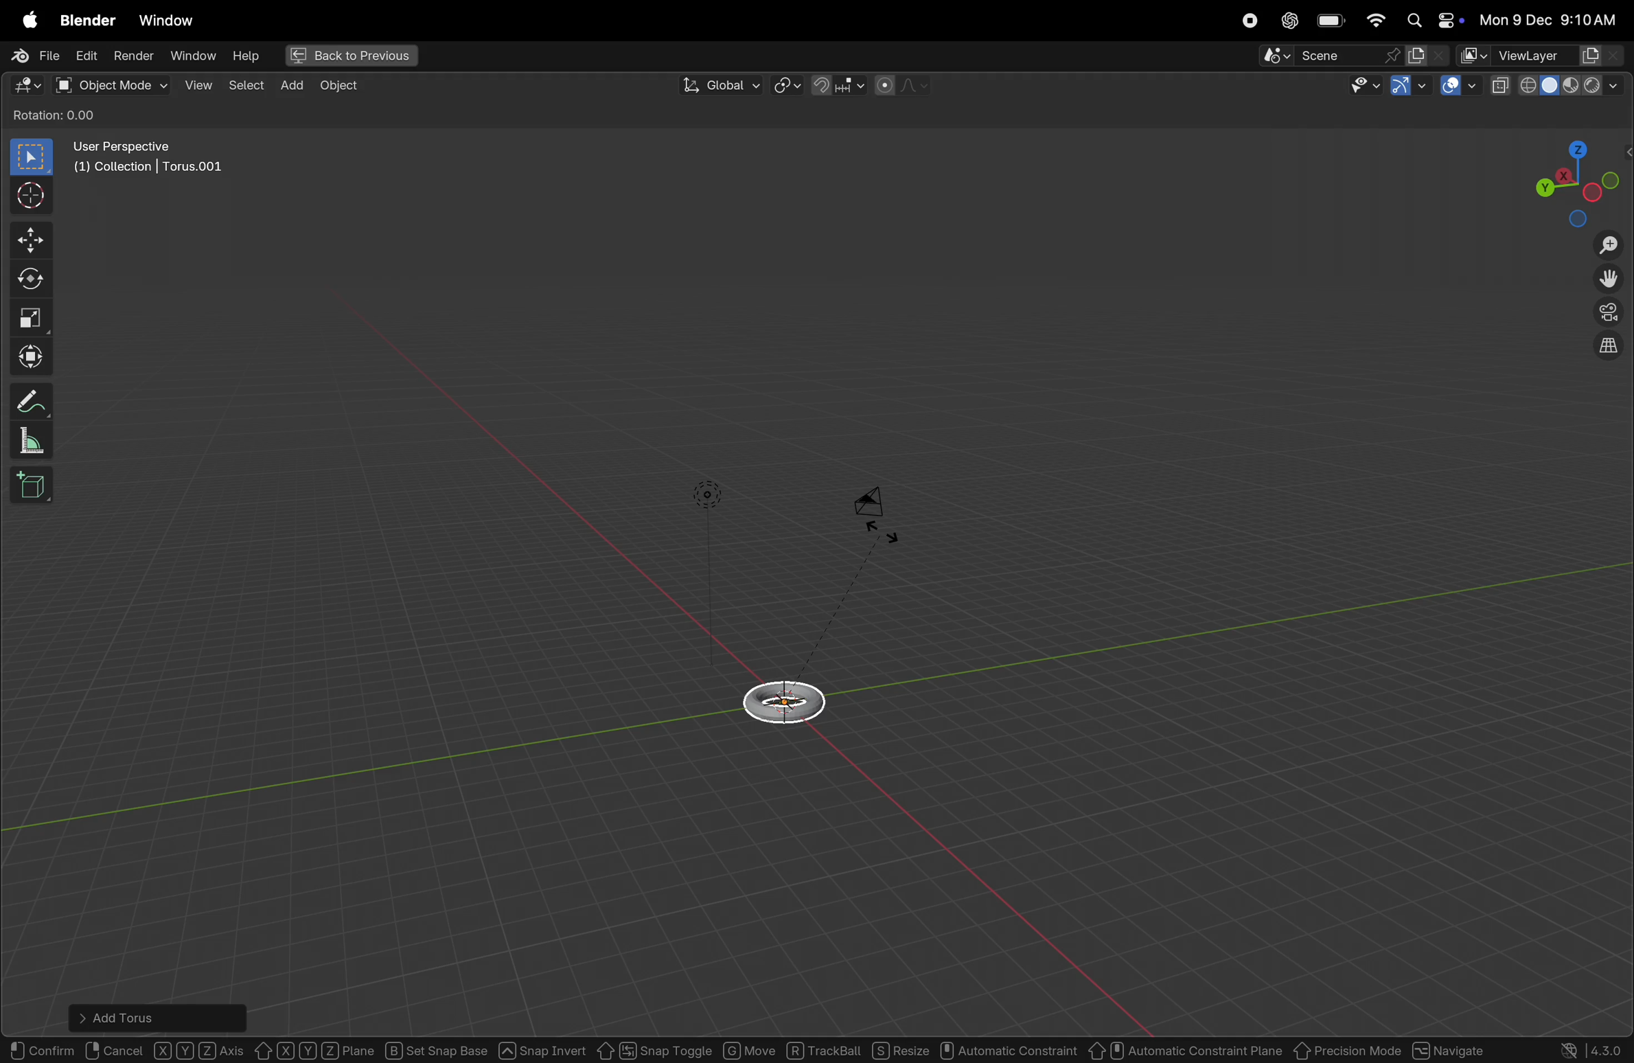 The height and width of the screenshot is (1063, 1634). What do you see at coordinates (1331, 56) in the screenshot?
I see `scene` at bounding box center [1331, 56].